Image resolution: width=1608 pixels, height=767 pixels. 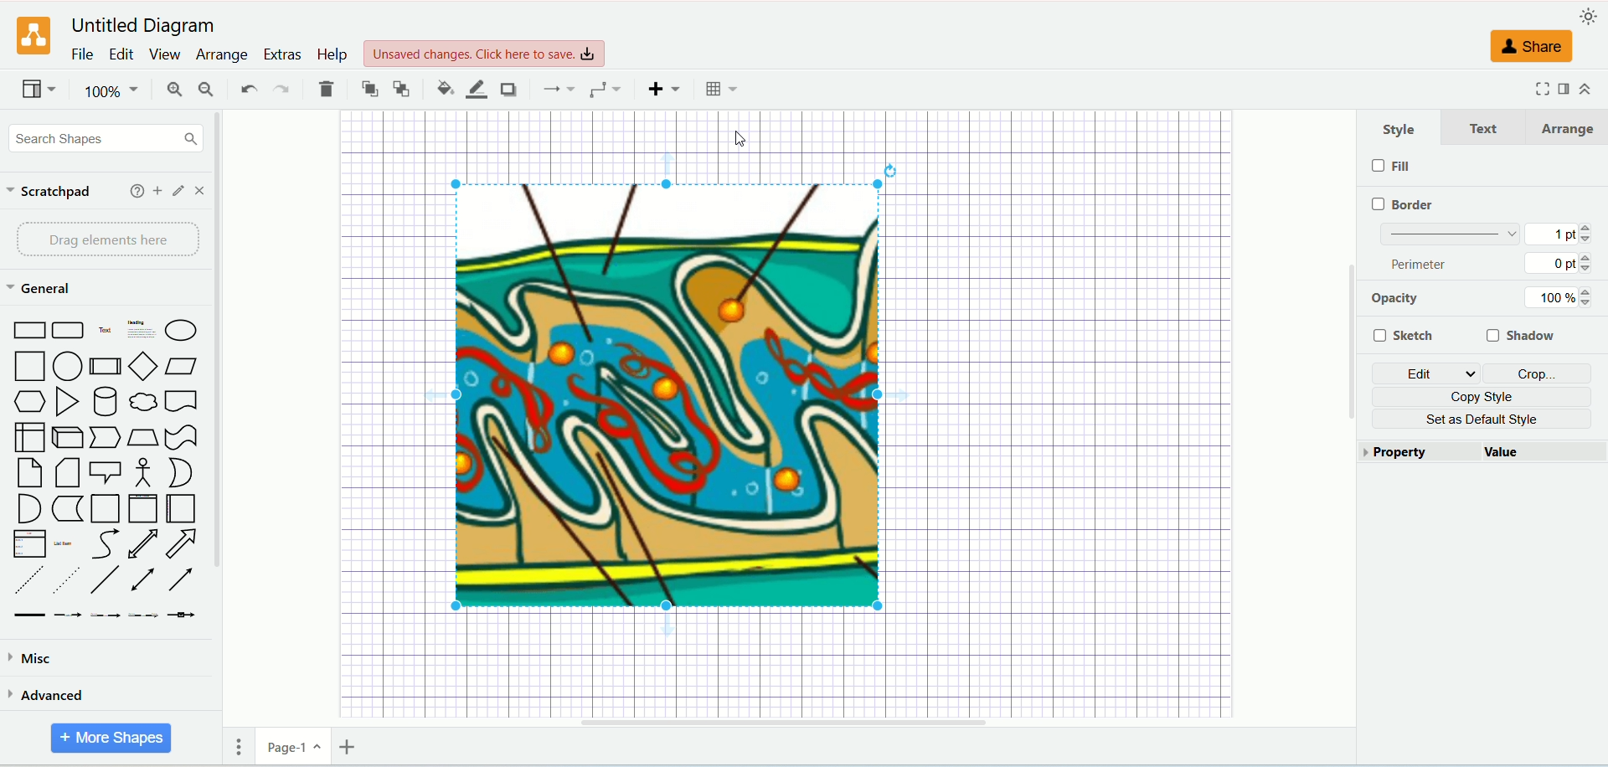 I want to click on perimeter, so click(x=1425, y=266).